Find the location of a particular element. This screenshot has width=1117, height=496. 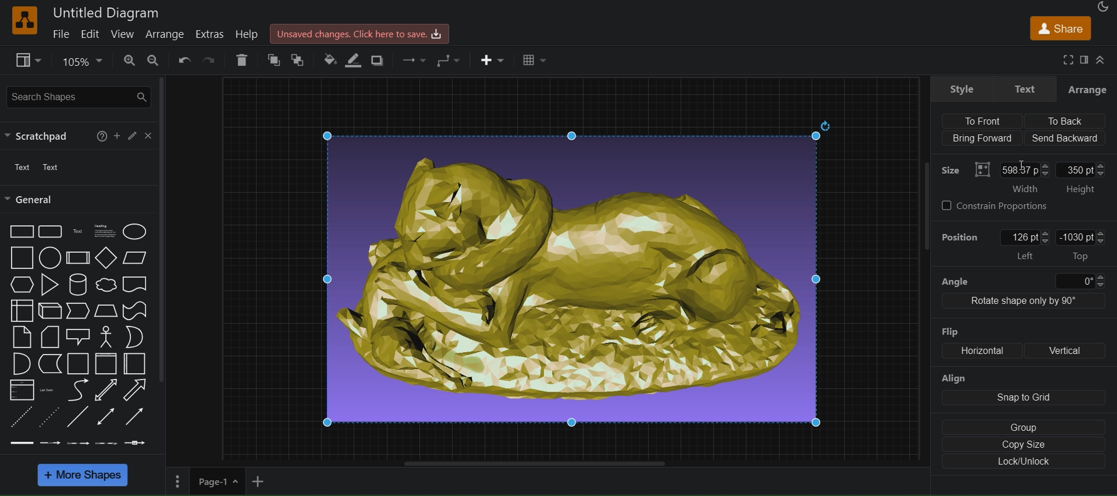

help is located at coordinates (100, 136).